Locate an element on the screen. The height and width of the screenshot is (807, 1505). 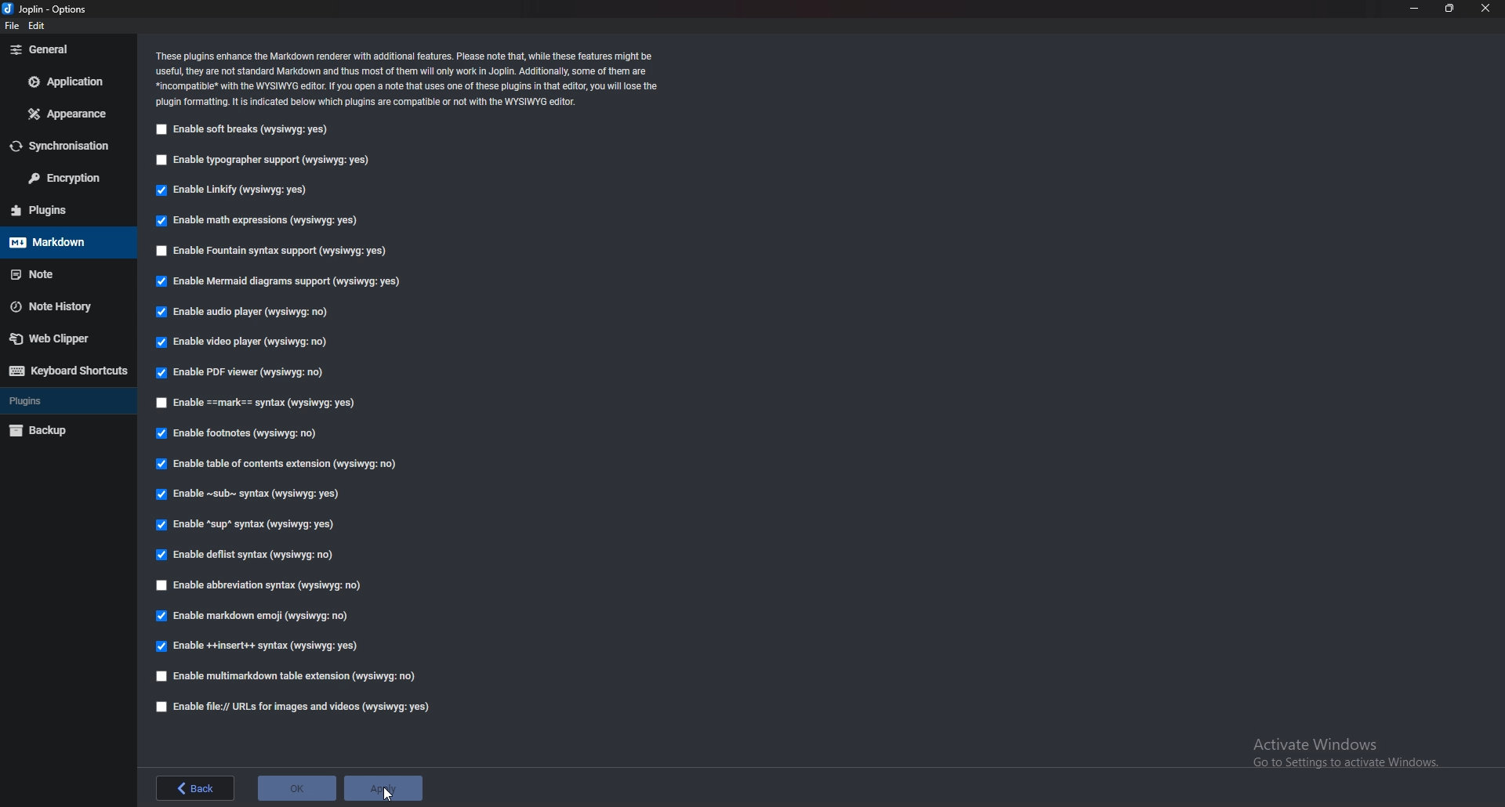
Enable soft breaks is located at coordinates (241, 130).